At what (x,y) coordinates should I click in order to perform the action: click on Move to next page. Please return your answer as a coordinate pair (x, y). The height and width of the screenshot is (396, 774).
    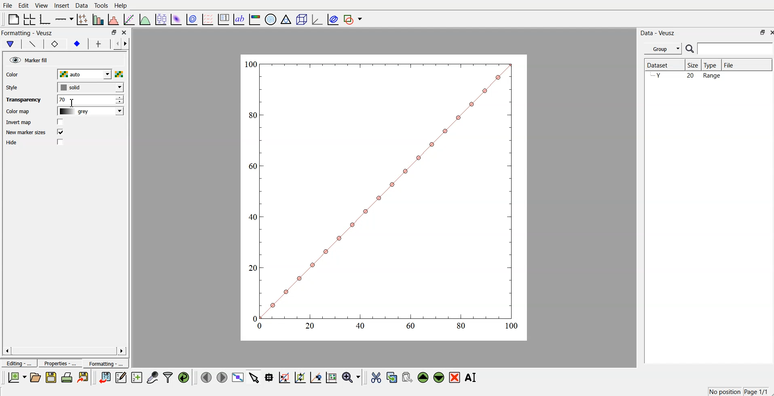
    Looking at the image, I should click on (222, 377).